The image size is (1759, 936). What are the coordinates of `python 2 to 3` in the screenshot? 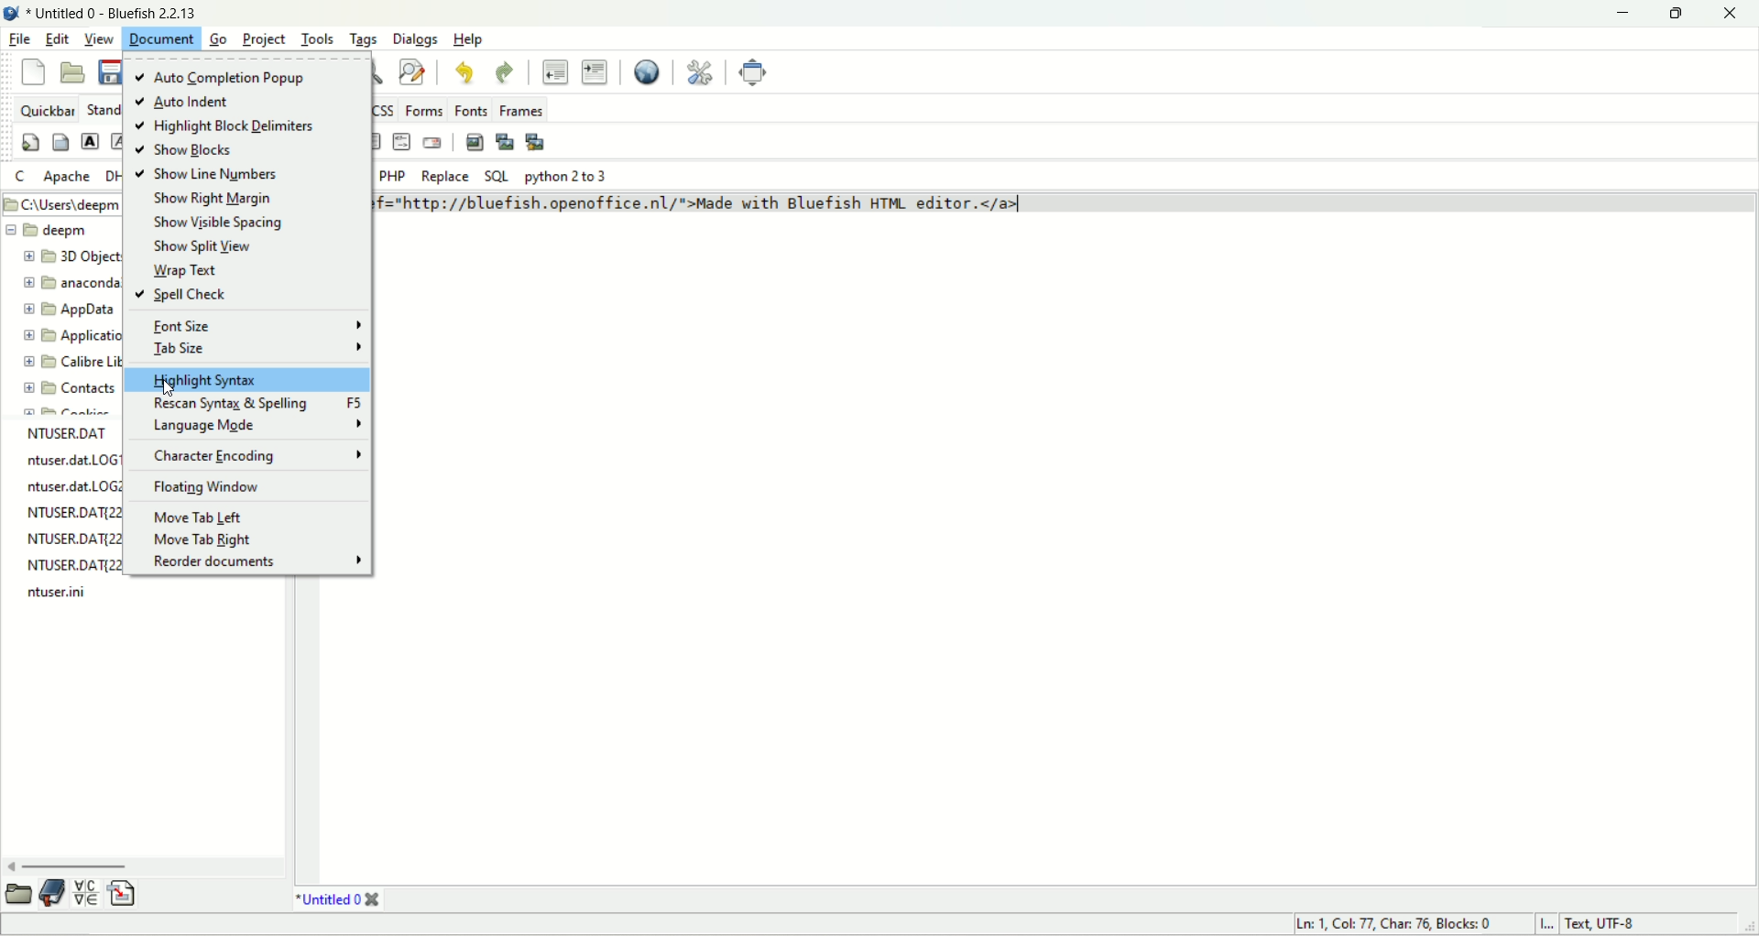 It's located at (574, 177).